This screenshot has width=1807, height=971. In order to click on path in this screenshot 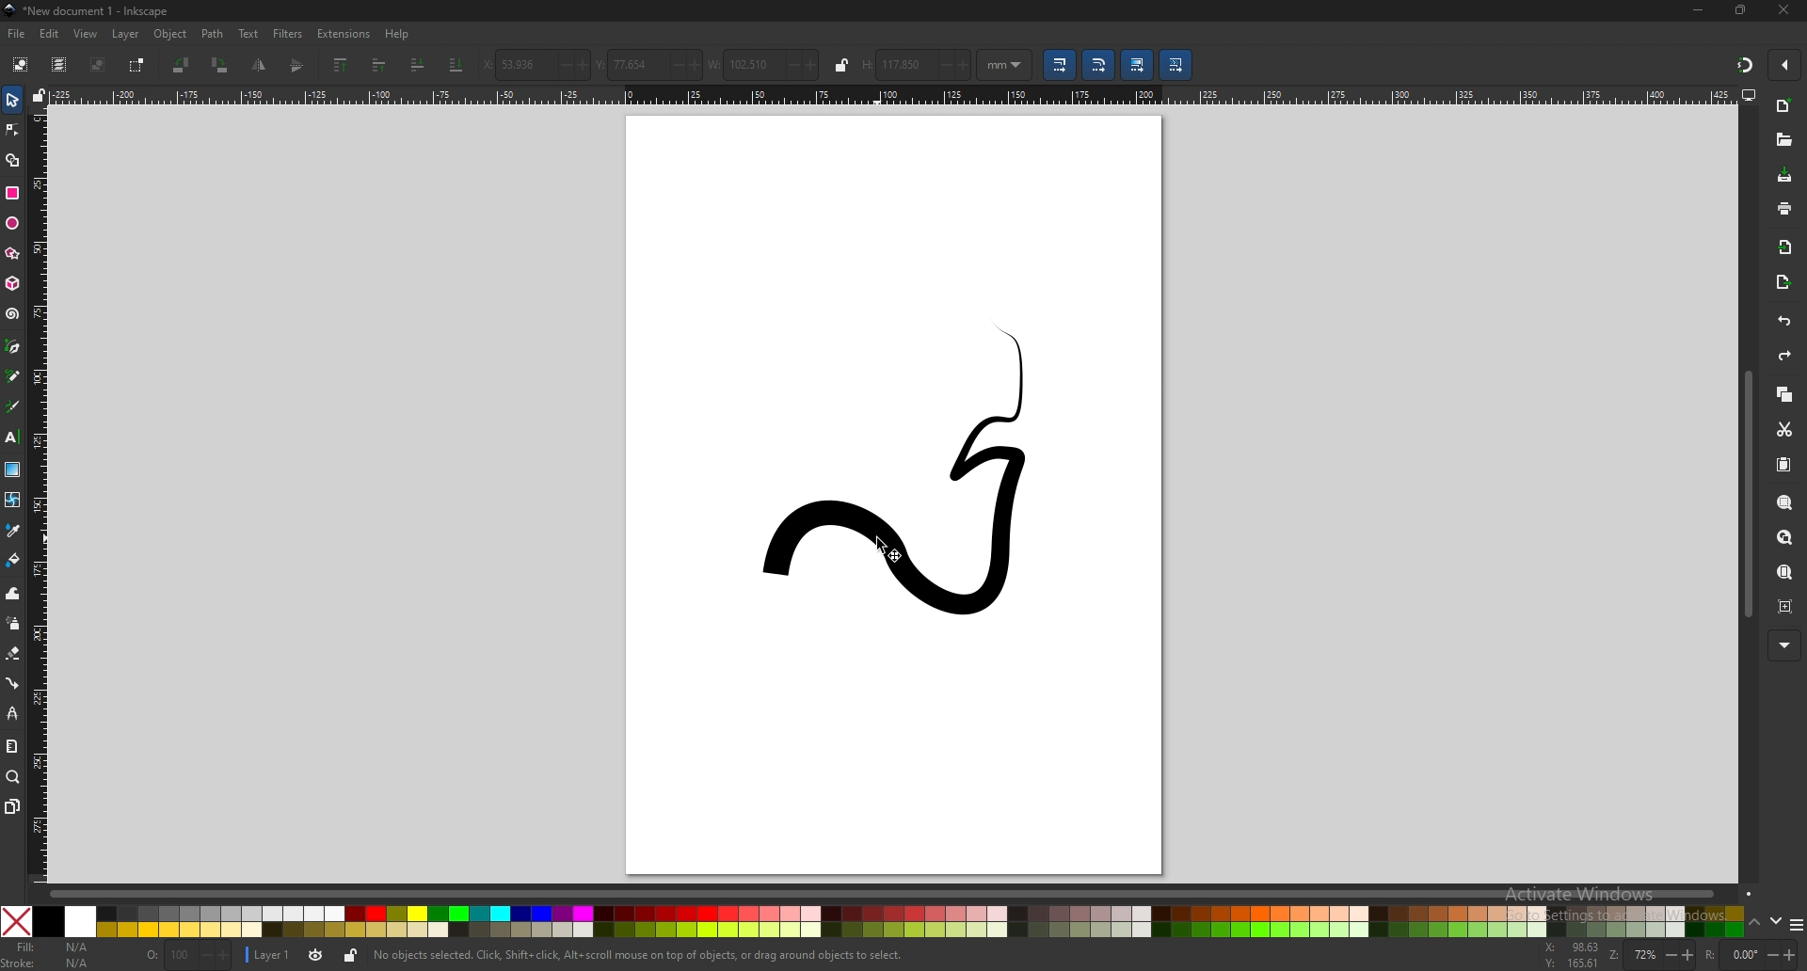, I will do `click(214, 33)`.